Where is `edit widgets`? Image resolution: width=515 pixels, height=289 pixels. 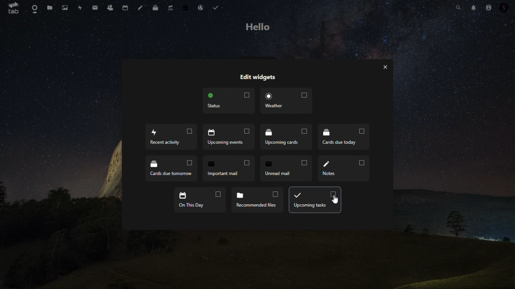 edit widgets is located at coordinates (255, 78).